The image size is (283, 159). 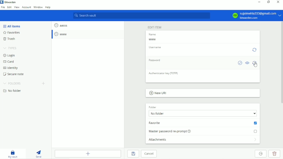 I want to click on Search vault, so click(x=142, y=16).